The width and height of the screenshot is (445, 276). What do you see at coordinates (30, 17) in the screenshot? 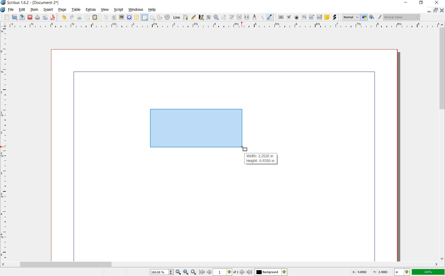
I see `CLOSE` at bounding box center [30, 17].